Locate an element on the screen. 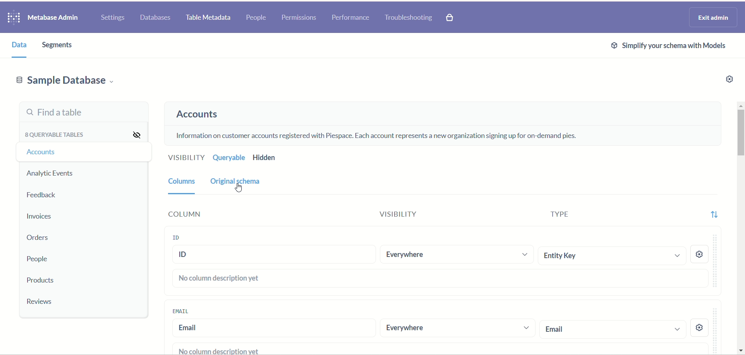 This screenshot has width=745, height=355. selection is located at coordinates (456, 255).